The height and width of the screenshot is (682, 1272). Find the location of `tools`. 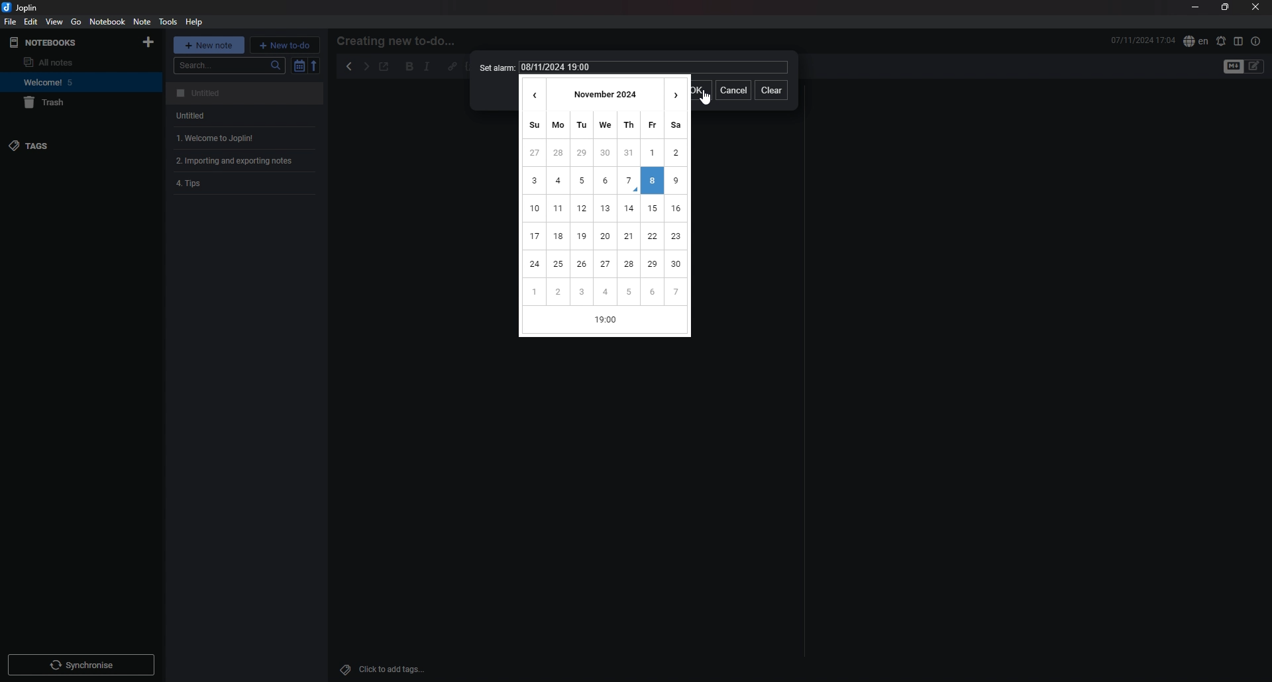

tools is located at coordinates (168, 22).